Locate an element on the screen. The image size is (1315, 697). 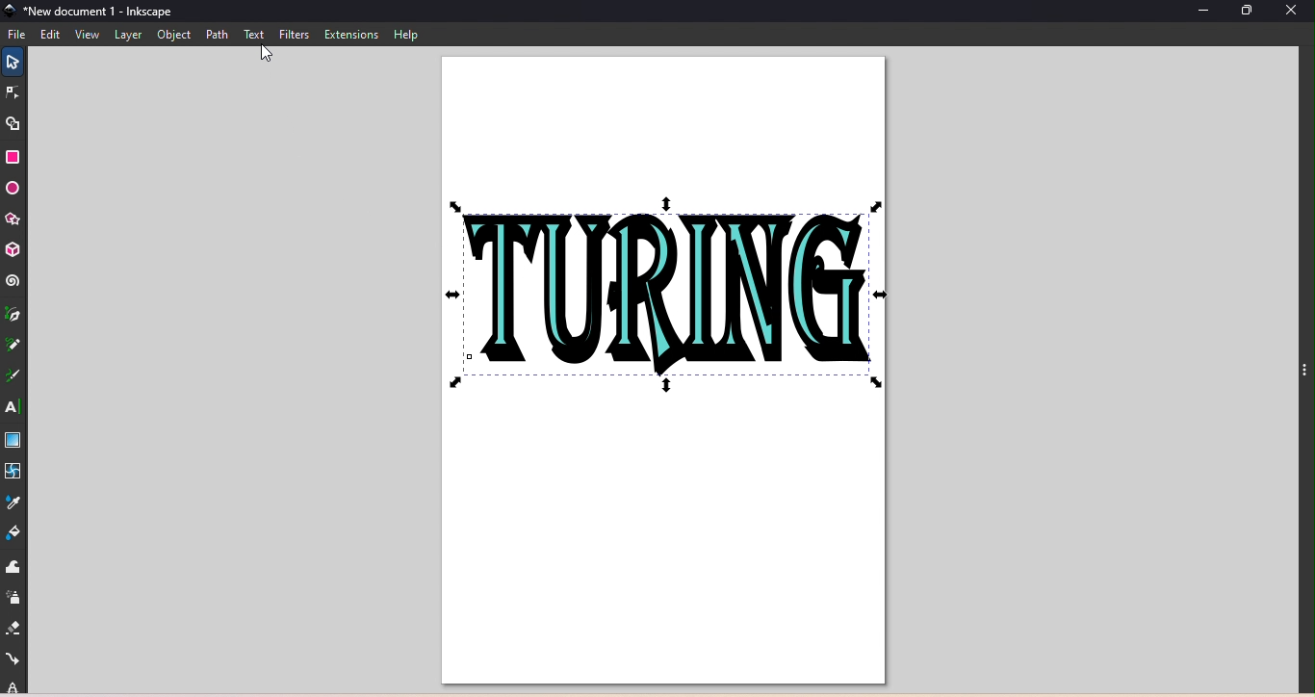
Text tool is located at coordinates (12, 406).